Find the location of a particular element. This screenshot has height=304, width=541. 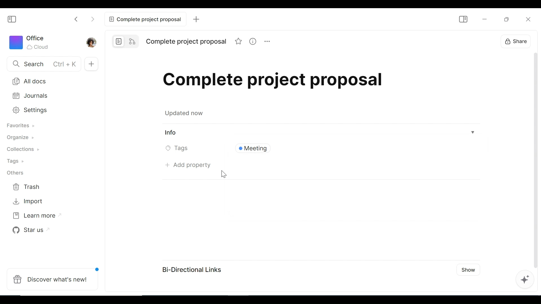

Learn more is located at coordinates (37, 215).